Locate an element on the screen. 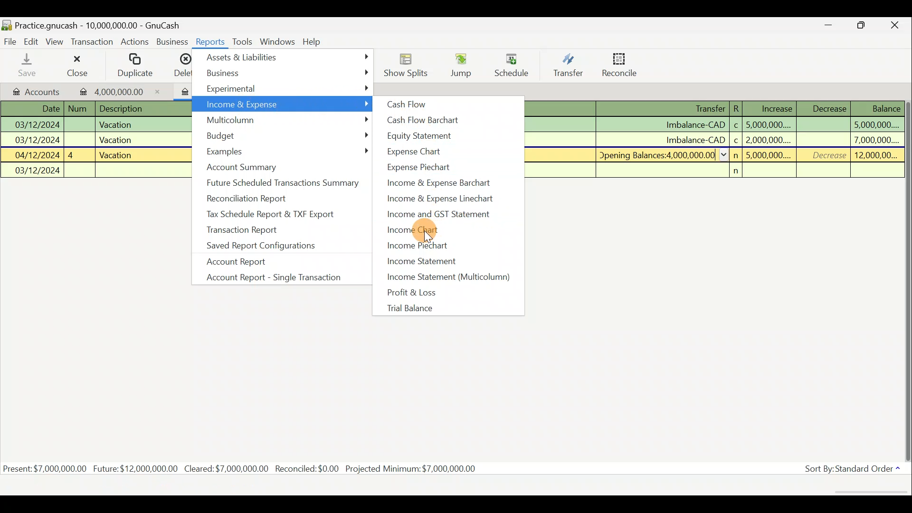  Sort By: Standard Order is located at coordinates (849, 468).